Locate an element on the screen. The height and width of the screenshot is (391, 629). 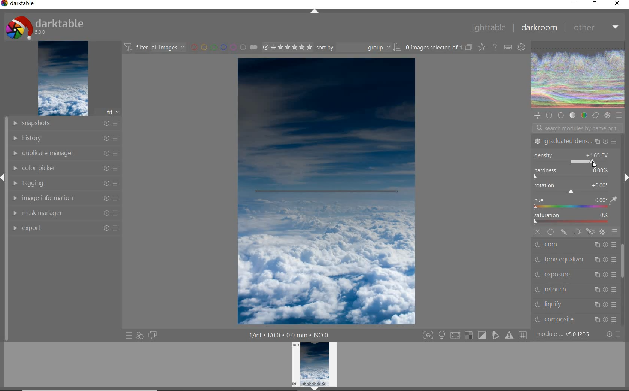
retouch is located at coordinates (575, 289).